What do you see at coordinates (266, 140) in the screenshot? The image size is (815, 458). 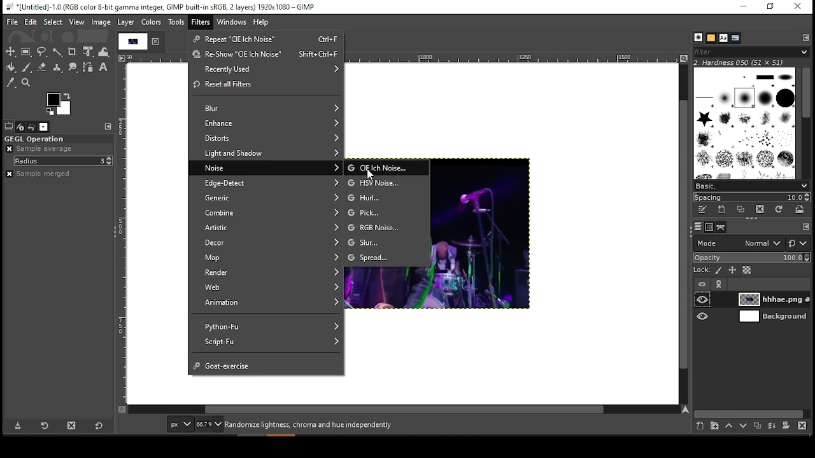 I see `distorts` at bounding box center [266, 140].